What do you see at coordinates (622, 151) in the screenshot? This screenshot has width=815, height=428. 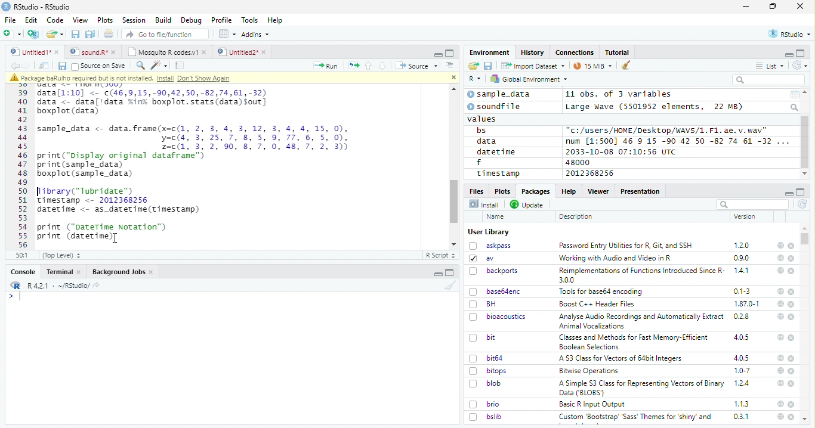 I see `2033-10-08 07:10:56 UTC` at bounding box center [622, 151].